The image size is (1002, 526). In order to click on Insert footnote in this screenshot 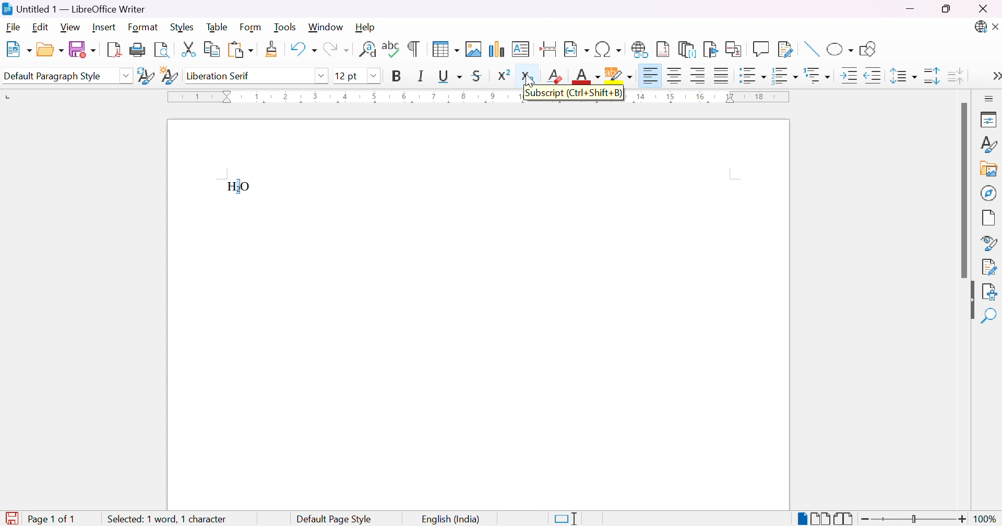, I will do `click(663, 49)`.